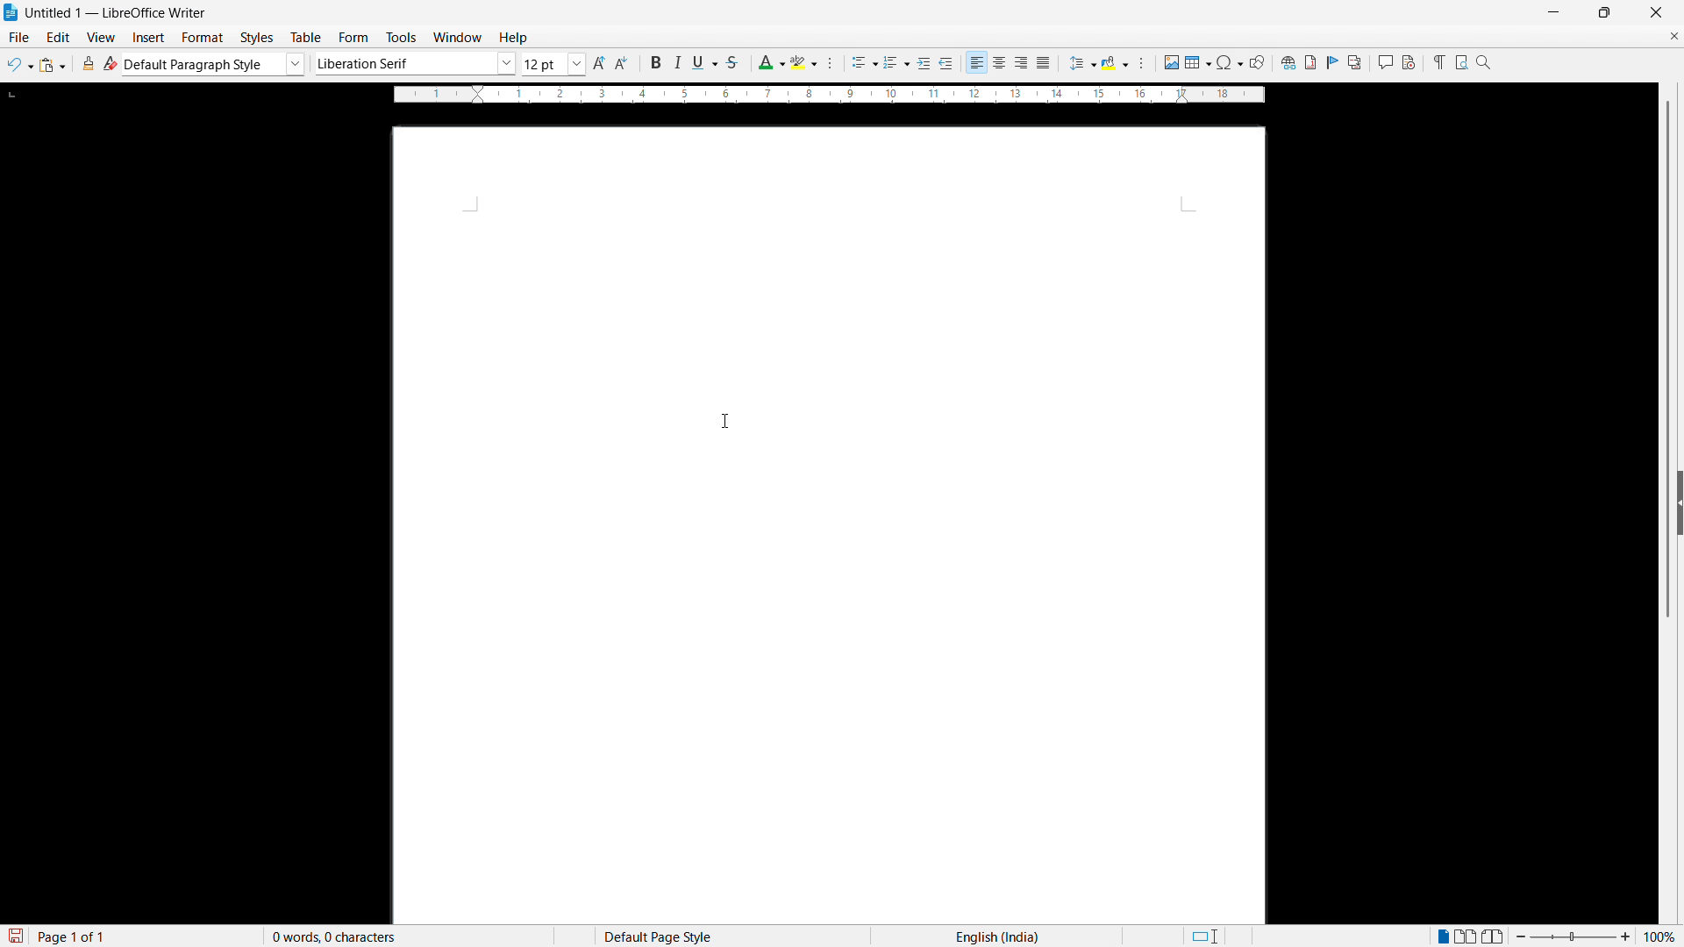  Describe the element at coordinates (14, 936) in the screenshot. I see `save ` at that location.